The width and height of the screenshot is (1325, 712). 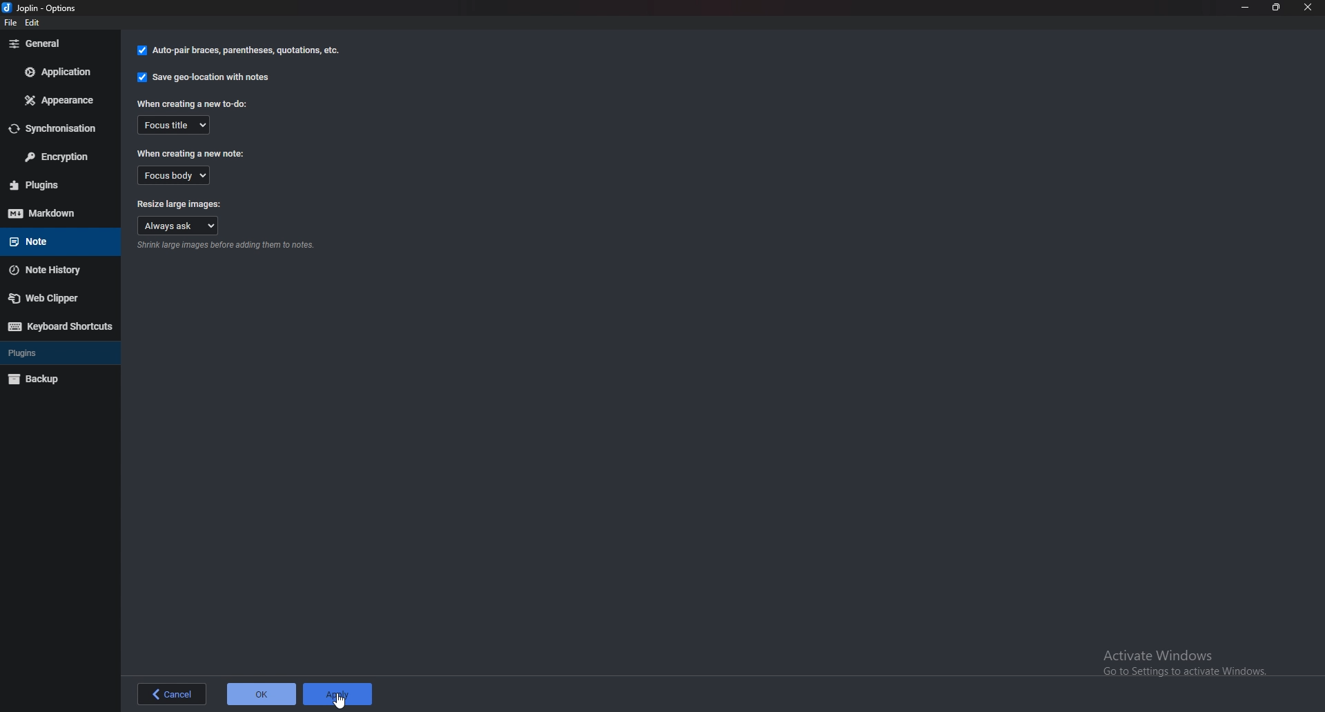 What do you see at coordinates (229, 246) in the screenshot?
I see `info` at bounding box center [229, 246].